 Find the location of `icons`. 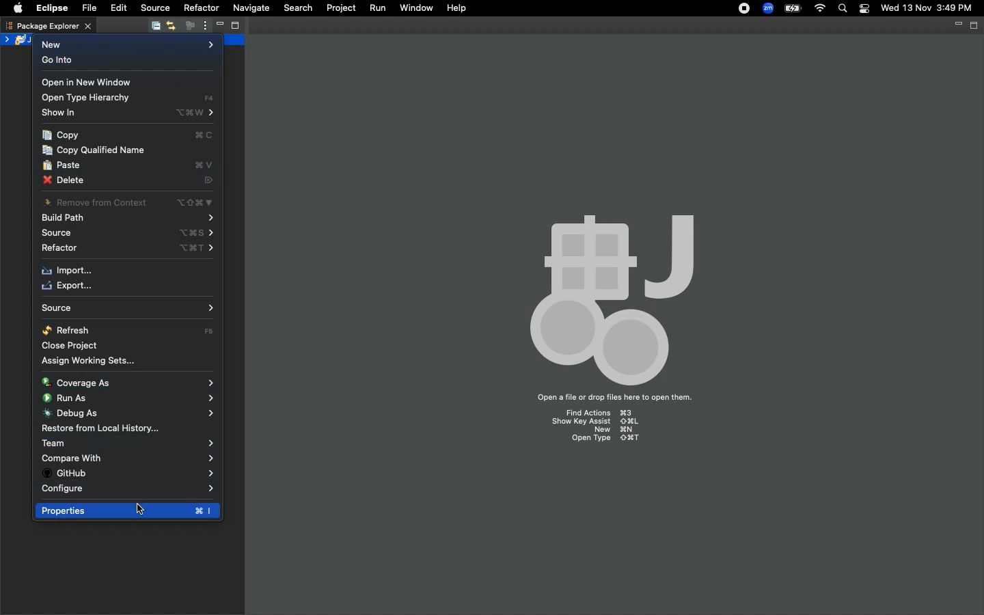

icons is located at coordinates (607, 290).